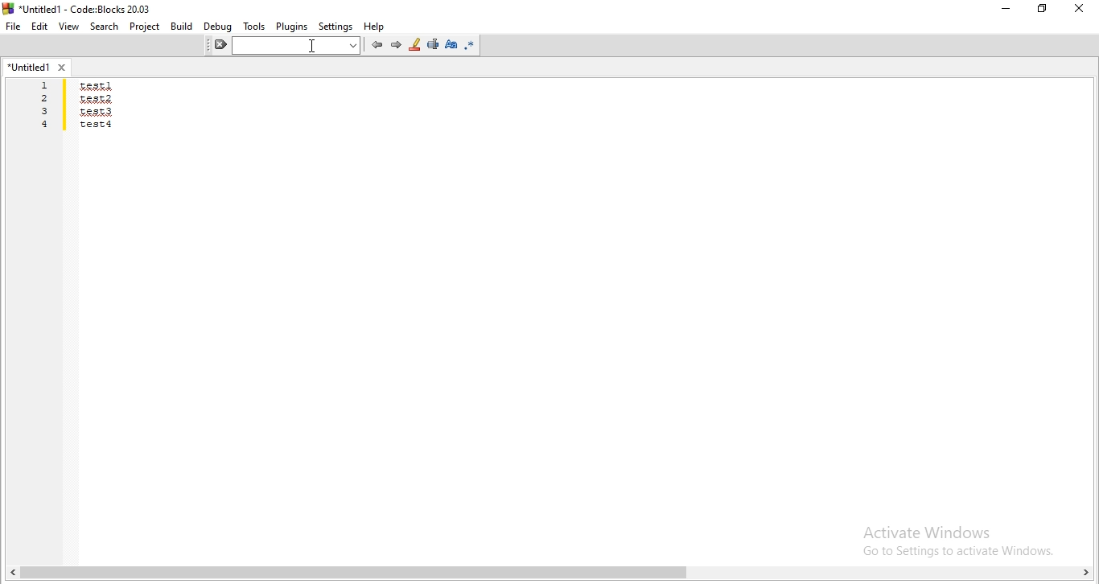  Describe the element at coordinates (27, 67) in the screenshot. I see `Untitled1` at that location.